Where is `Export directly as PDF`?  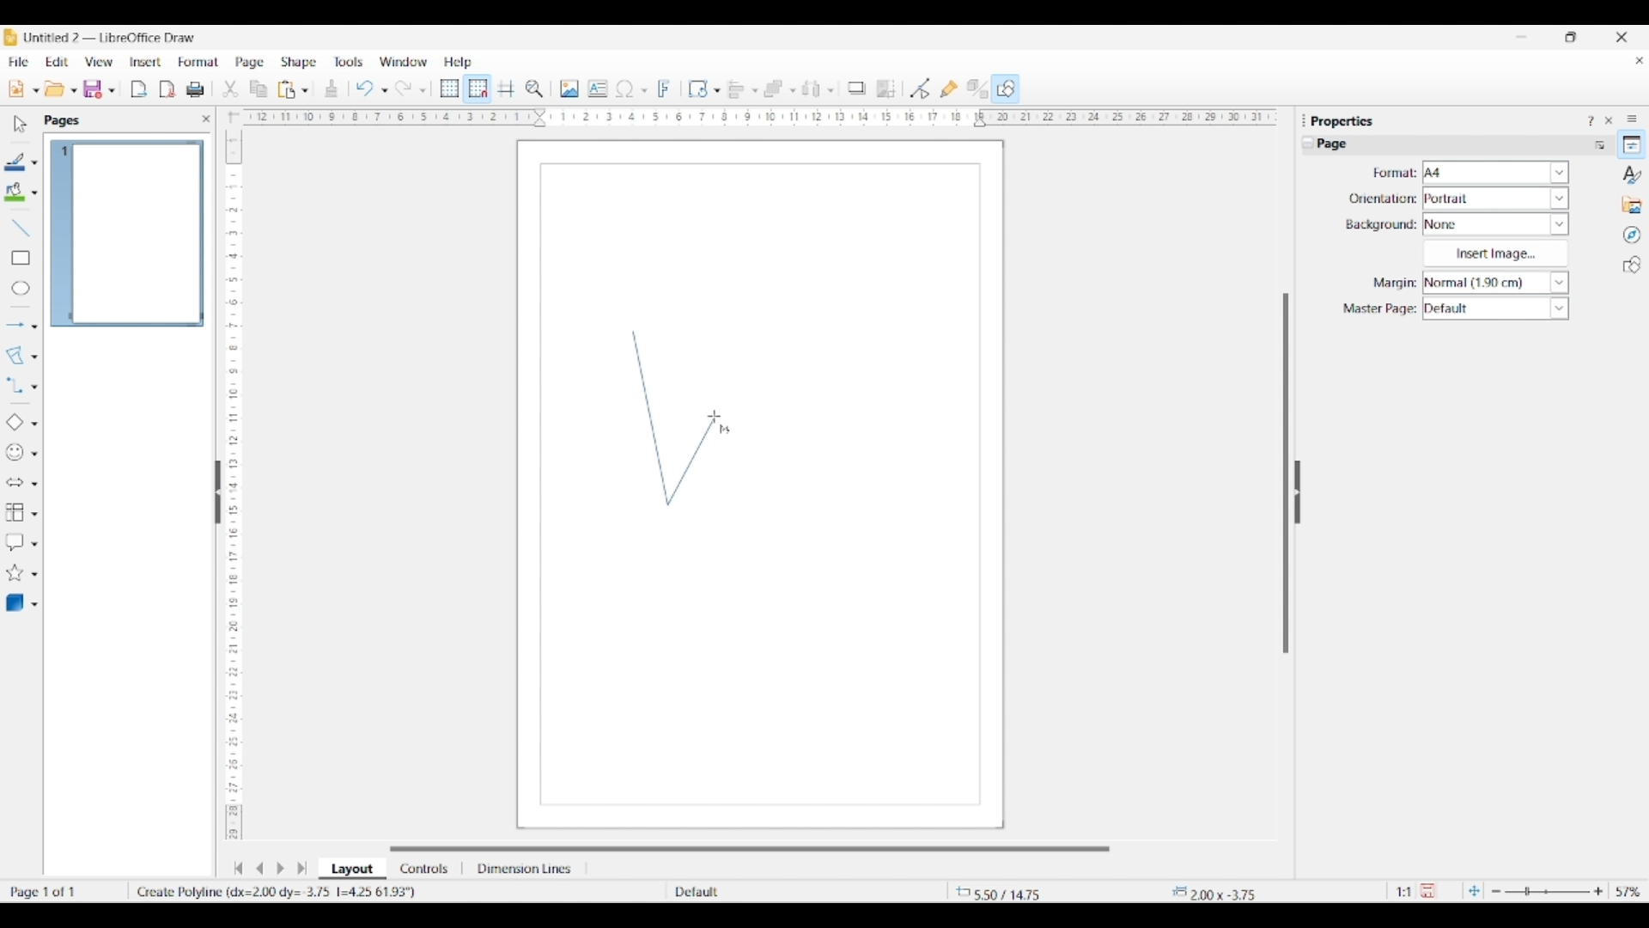 Export directly as PDF is located at coordinates (167, 90).